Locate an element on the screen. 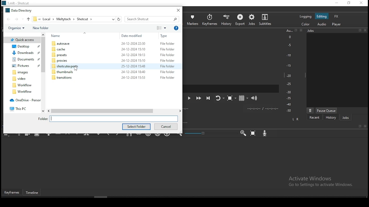  restore is located at coordinates (349, 3).